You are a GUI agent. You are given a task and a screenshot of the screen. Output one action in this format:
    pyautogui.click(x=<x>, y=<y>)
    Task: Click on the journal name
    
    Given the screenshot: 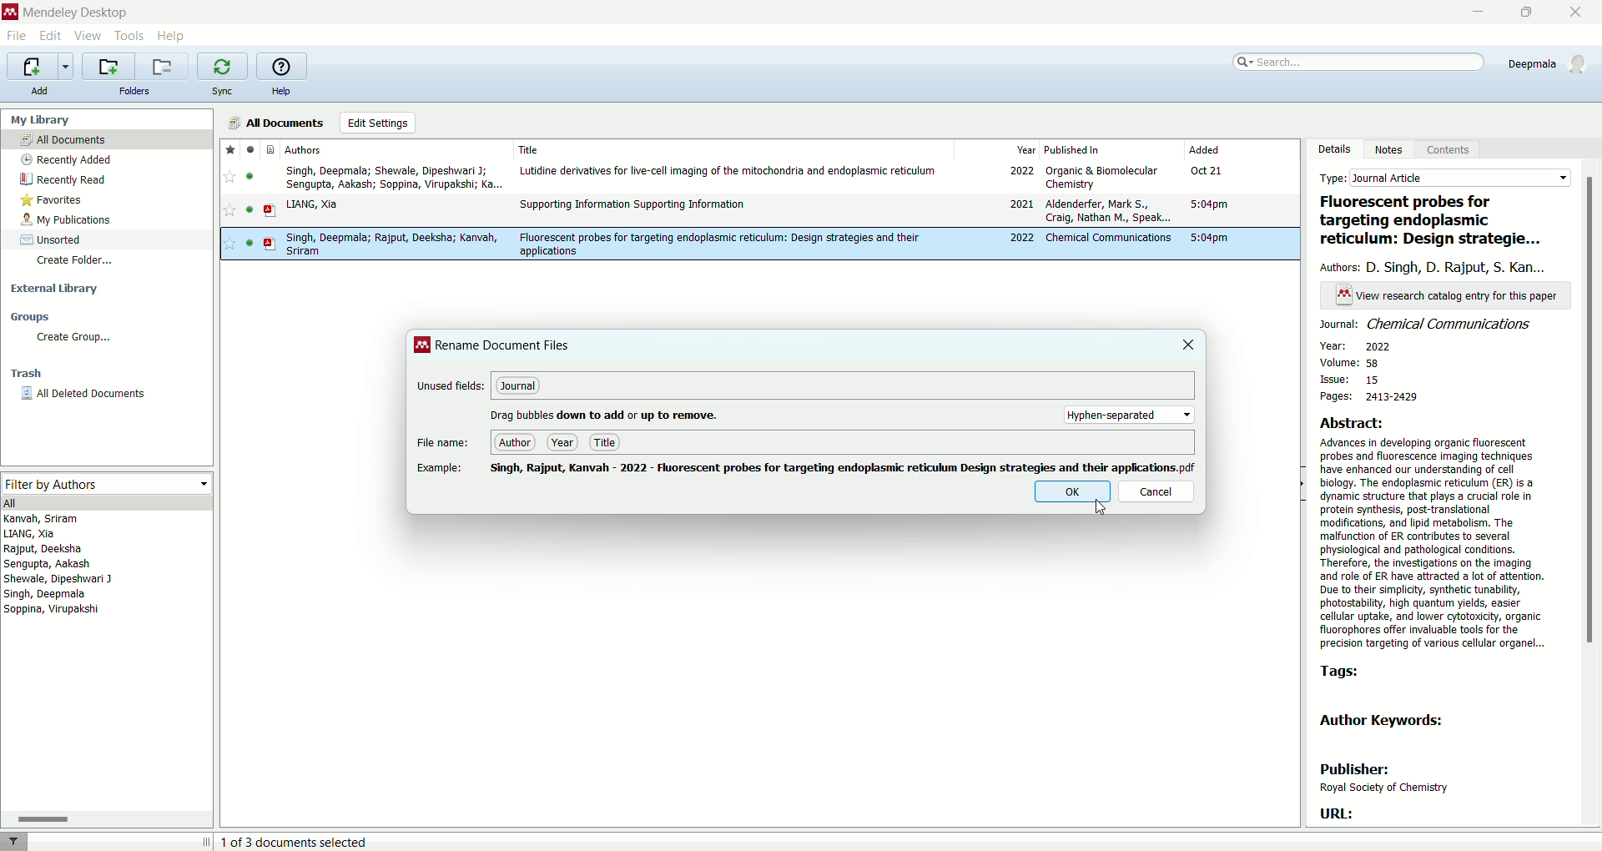 What is the action you would take?
    pyautogui.click(x=1430, y=325)
    